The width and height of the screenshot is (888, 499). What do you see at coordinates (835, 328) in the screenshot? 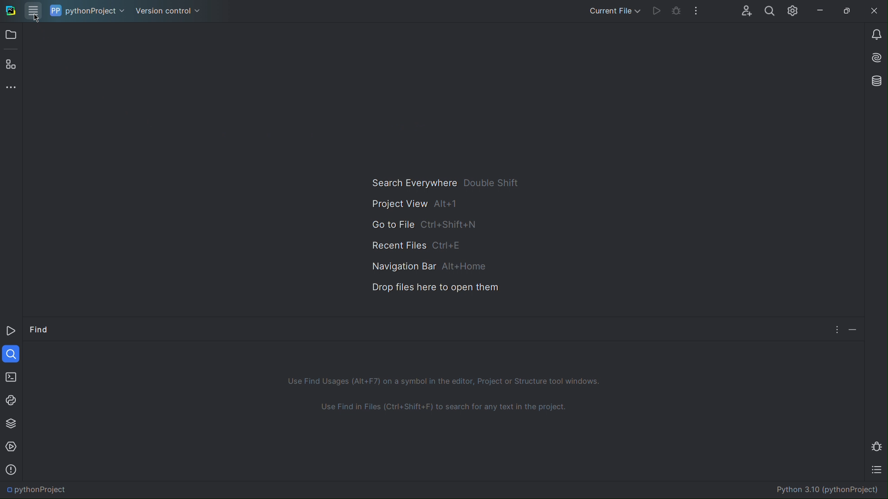
I see `More` at bounding box center [835, 328].